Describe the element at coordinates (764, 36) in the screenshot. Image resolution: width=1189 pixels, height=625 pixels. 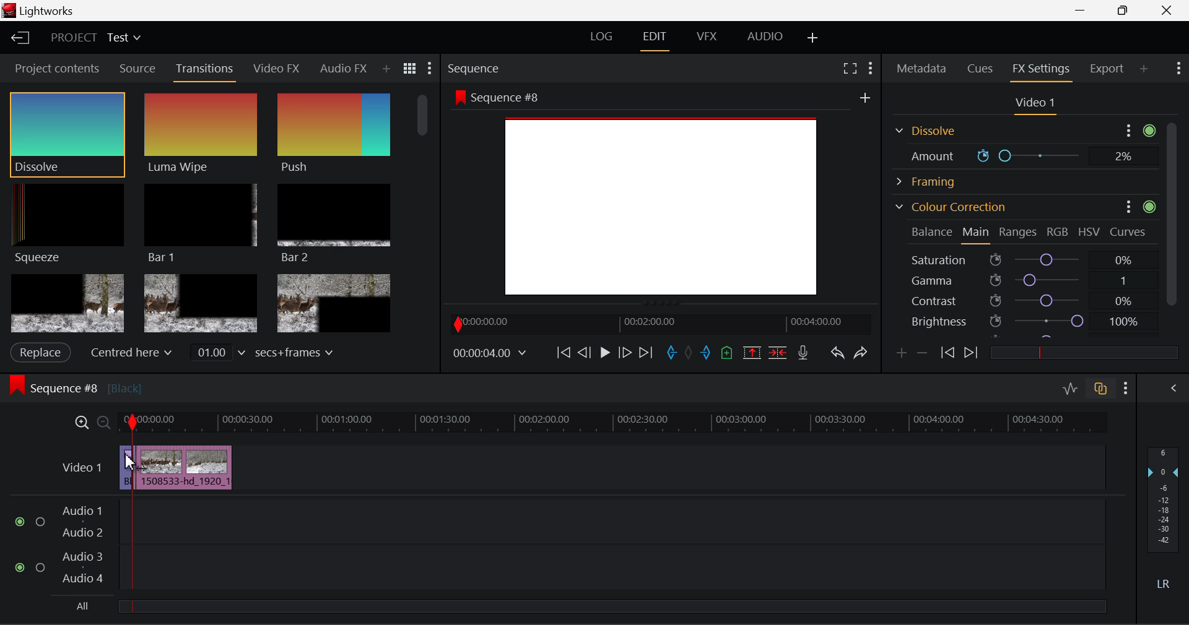
I see `AUDIO Layout` at that location.